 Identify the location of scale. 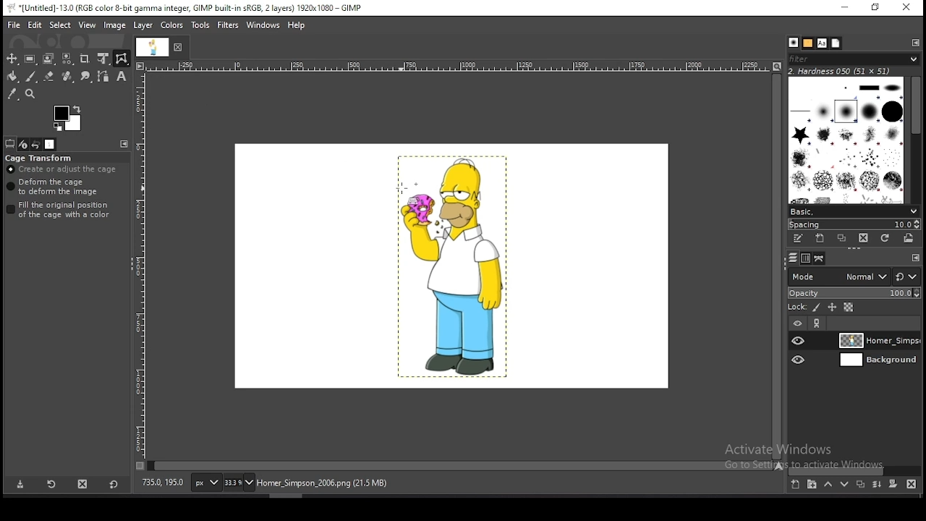
(140, 269).